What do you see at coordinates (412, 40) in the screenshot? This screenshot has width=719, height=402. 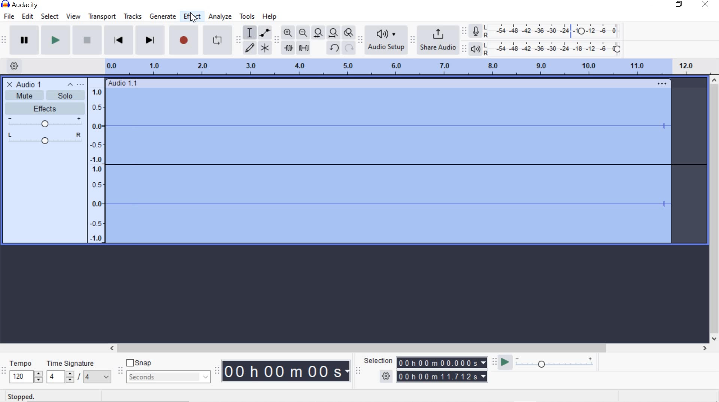 I see `Share audio toolbar` at bounding box center [412, 40].